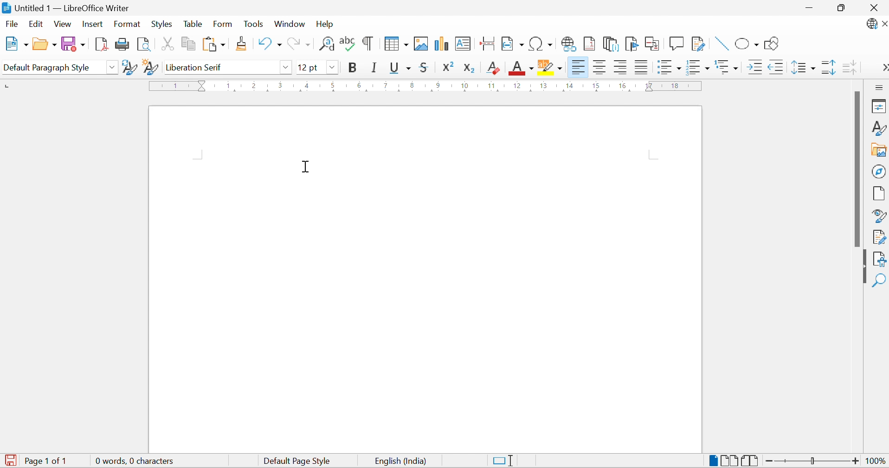 The width and height of the screenshot is (889, 468). What do you see at coordinates (289, 25) in the screenshot?
I see `Window` at bounding box center [289, 25].